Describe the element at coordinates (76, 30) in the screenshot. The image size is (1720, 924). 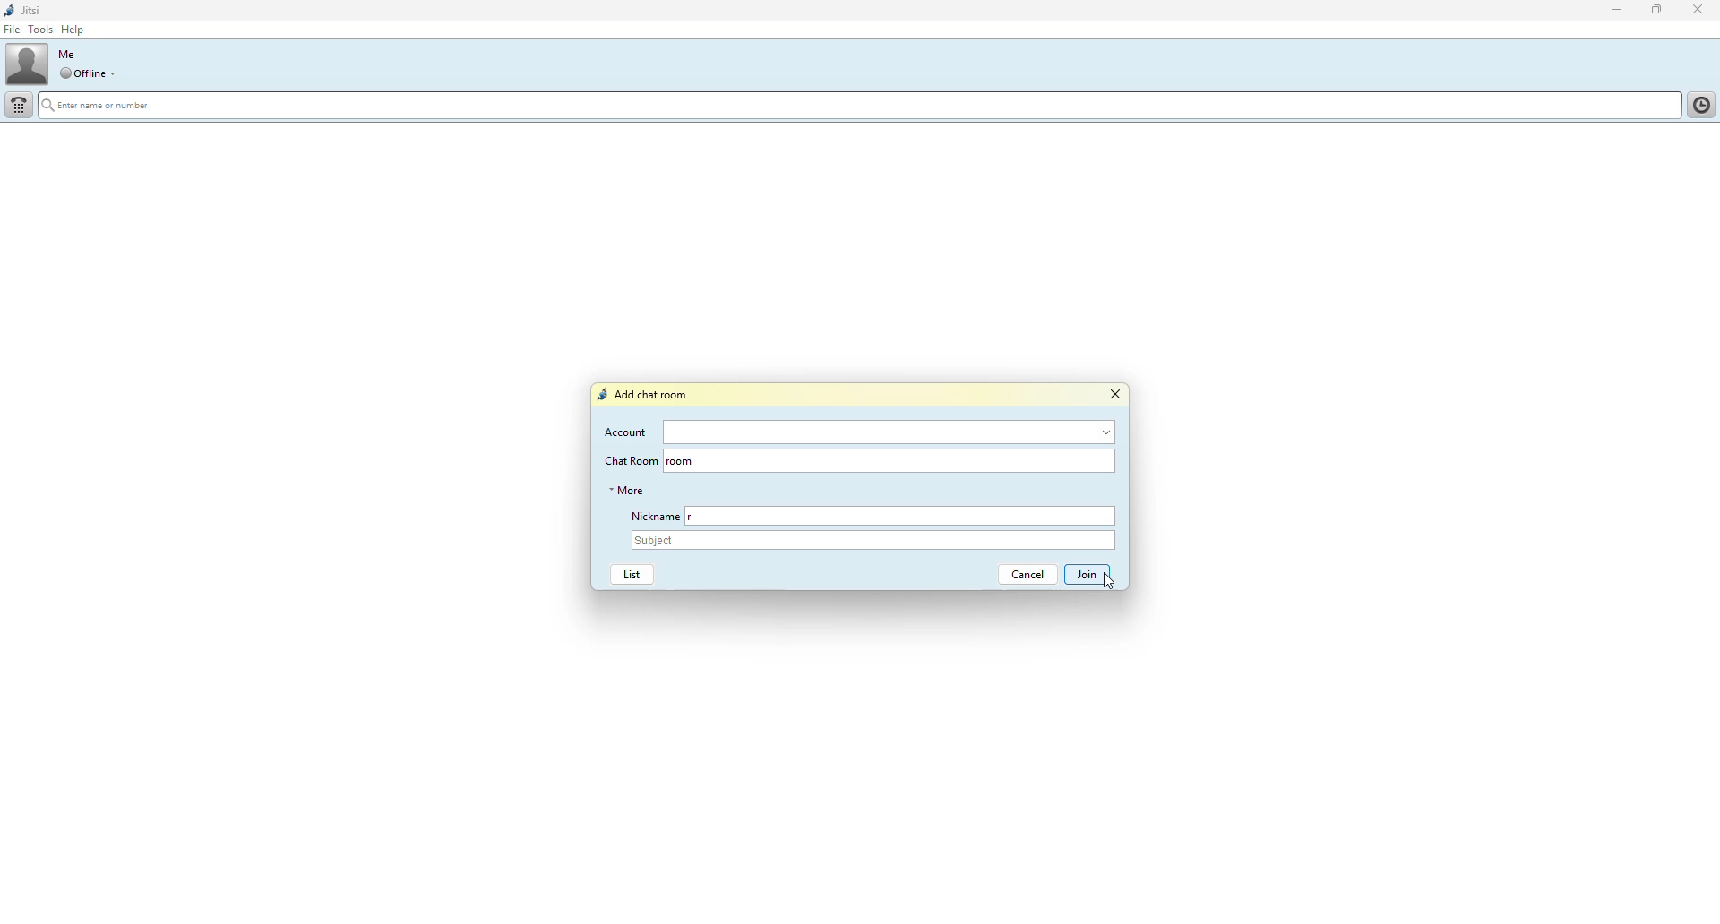
I see `help` at that location.